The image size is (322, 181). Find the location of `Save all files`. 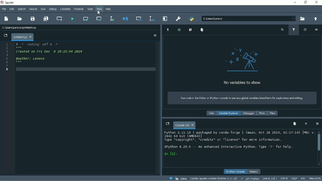

Save all files is located at coordinates (47, 19).